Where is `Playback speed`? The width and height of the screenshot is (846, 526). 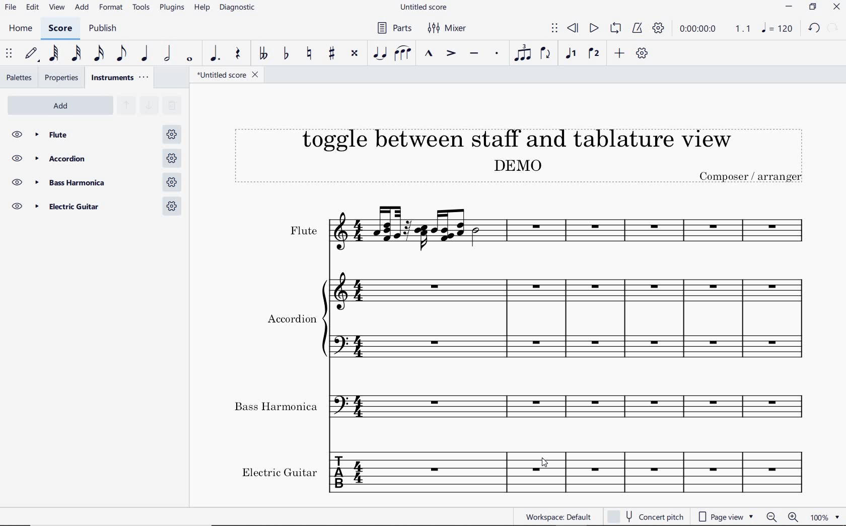
Playback speed is located at coordinates (744, 30).